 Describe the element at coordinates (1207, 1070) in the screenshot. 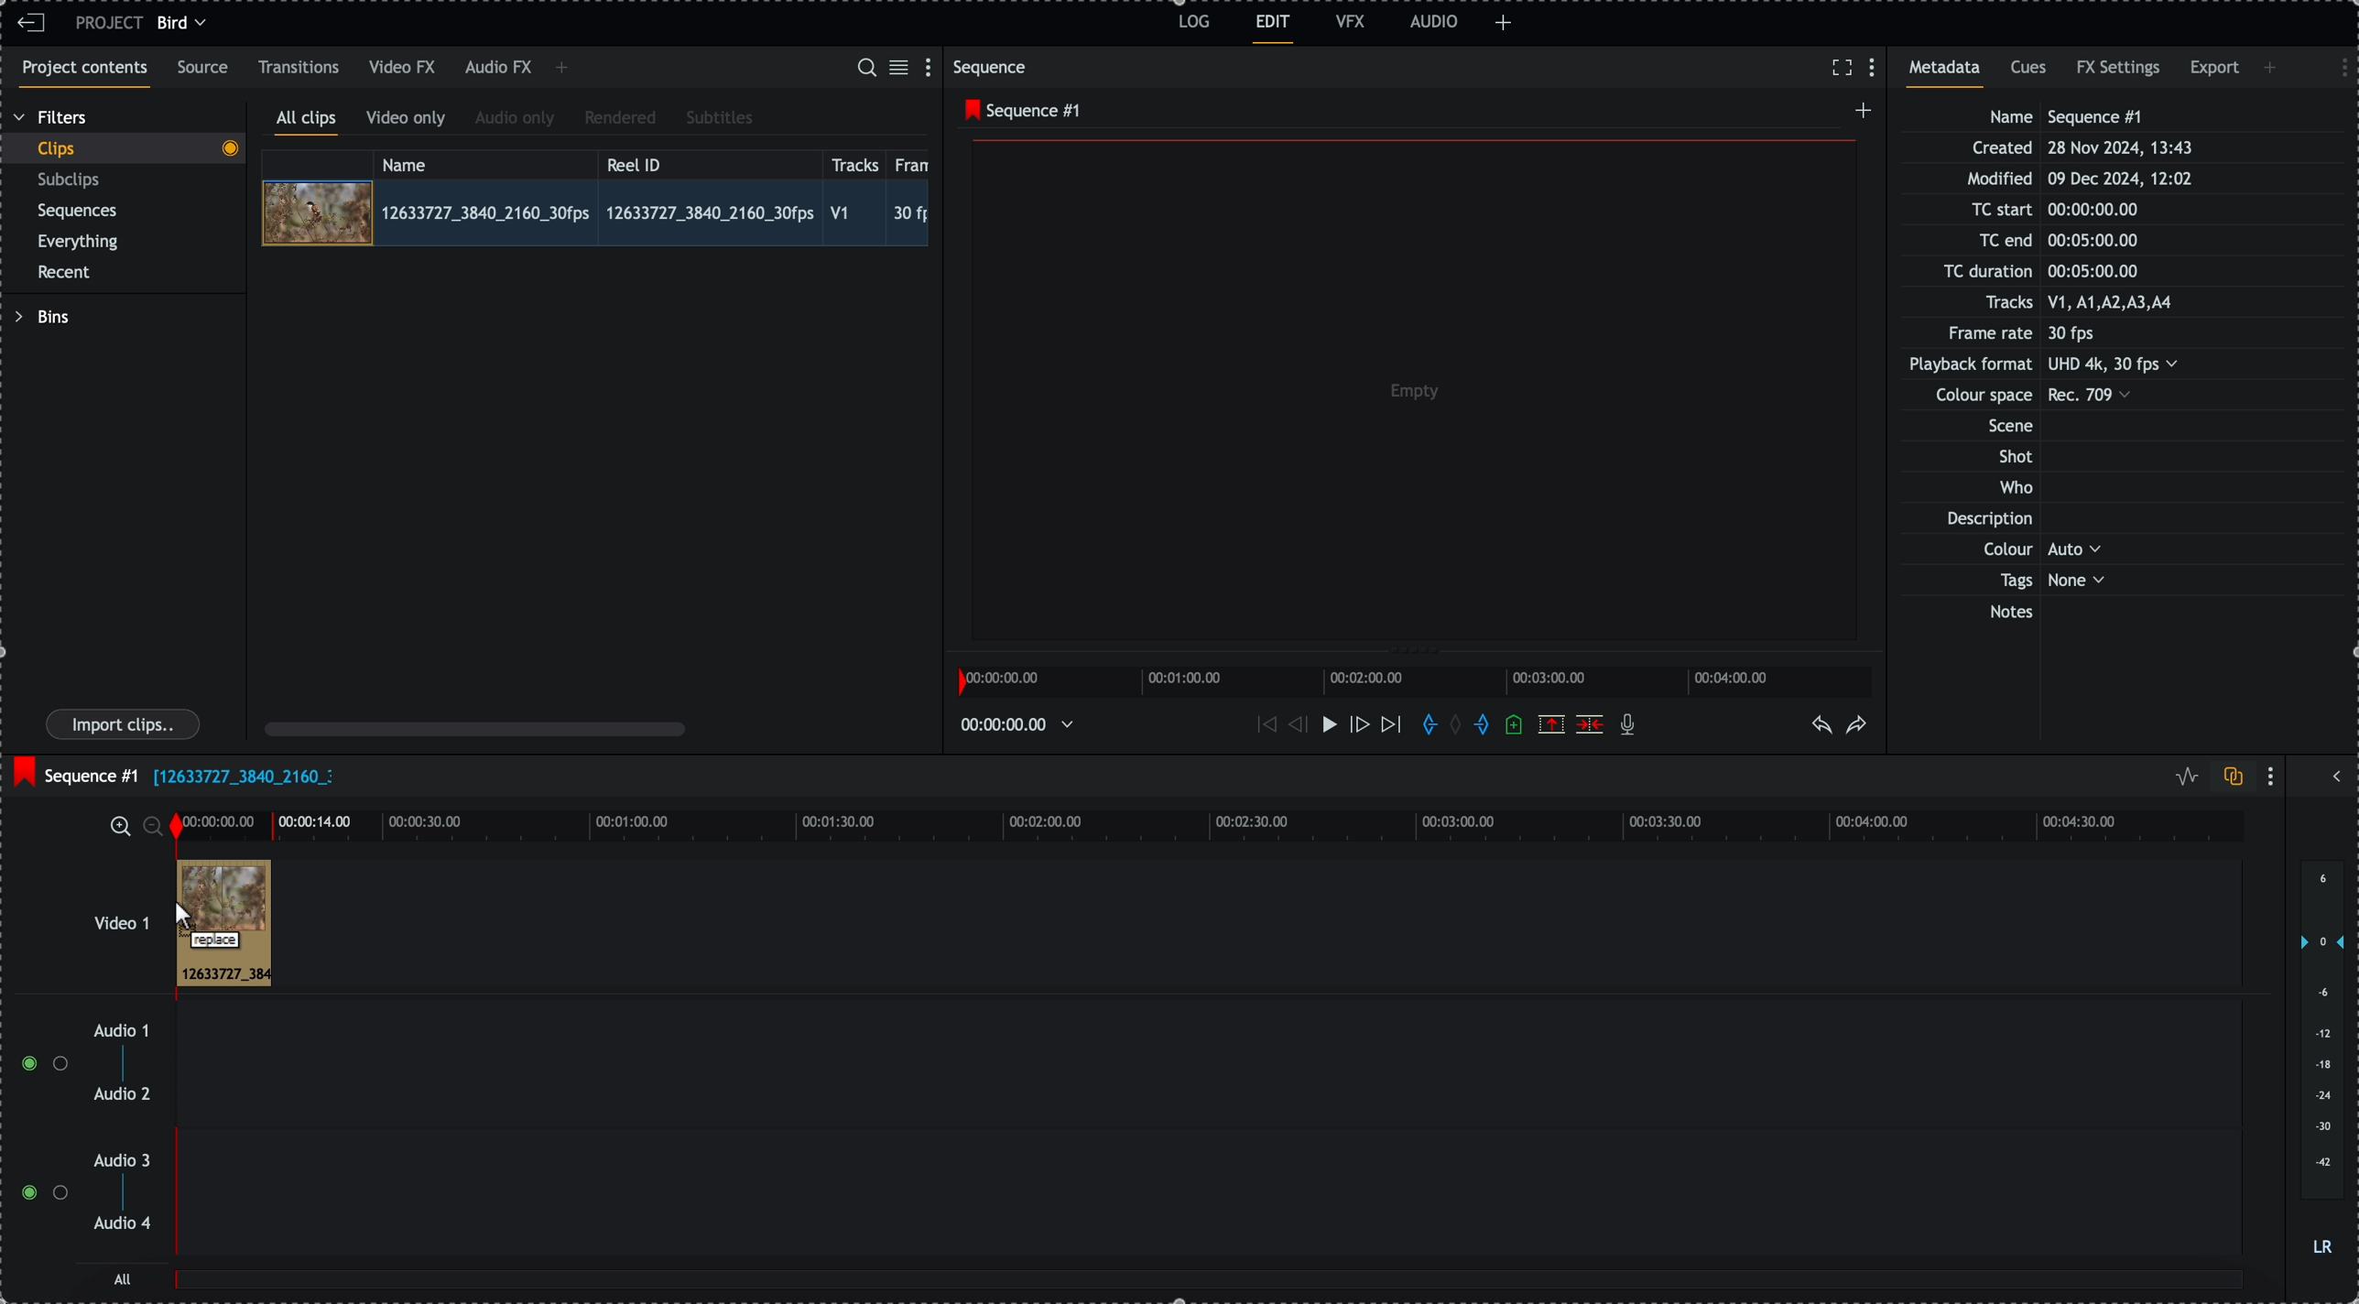

I see `track audio` at that location.